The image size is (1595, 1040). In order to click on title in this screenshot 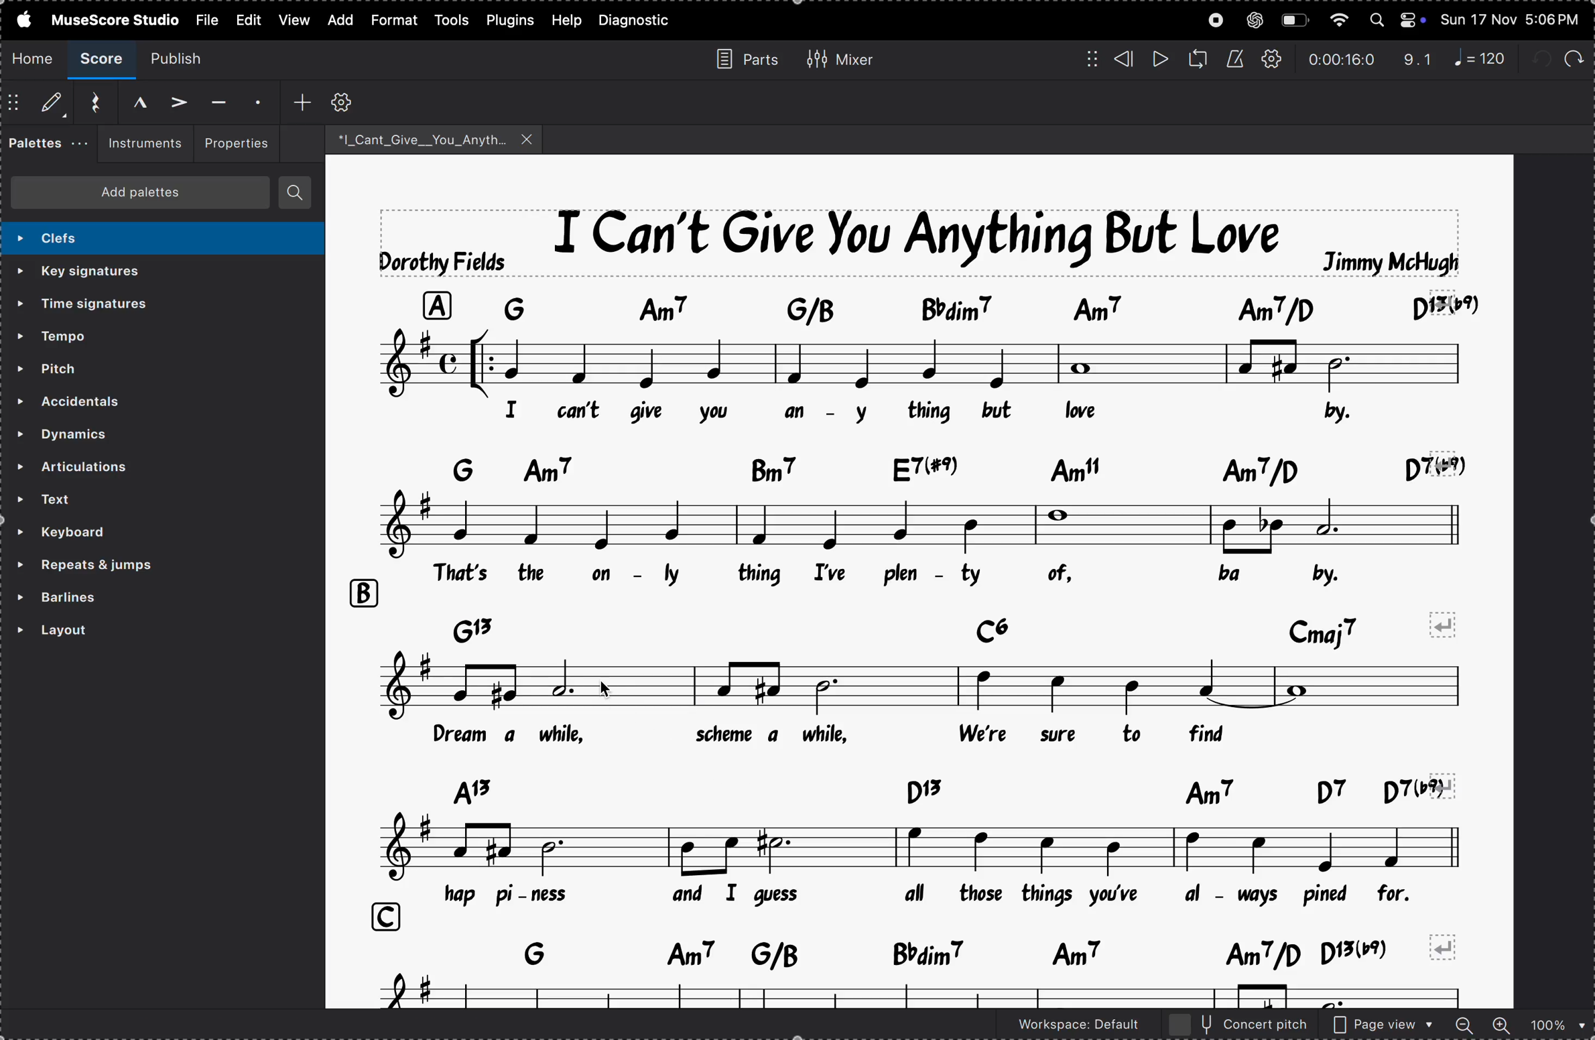, I will do `click(921, 241)`.